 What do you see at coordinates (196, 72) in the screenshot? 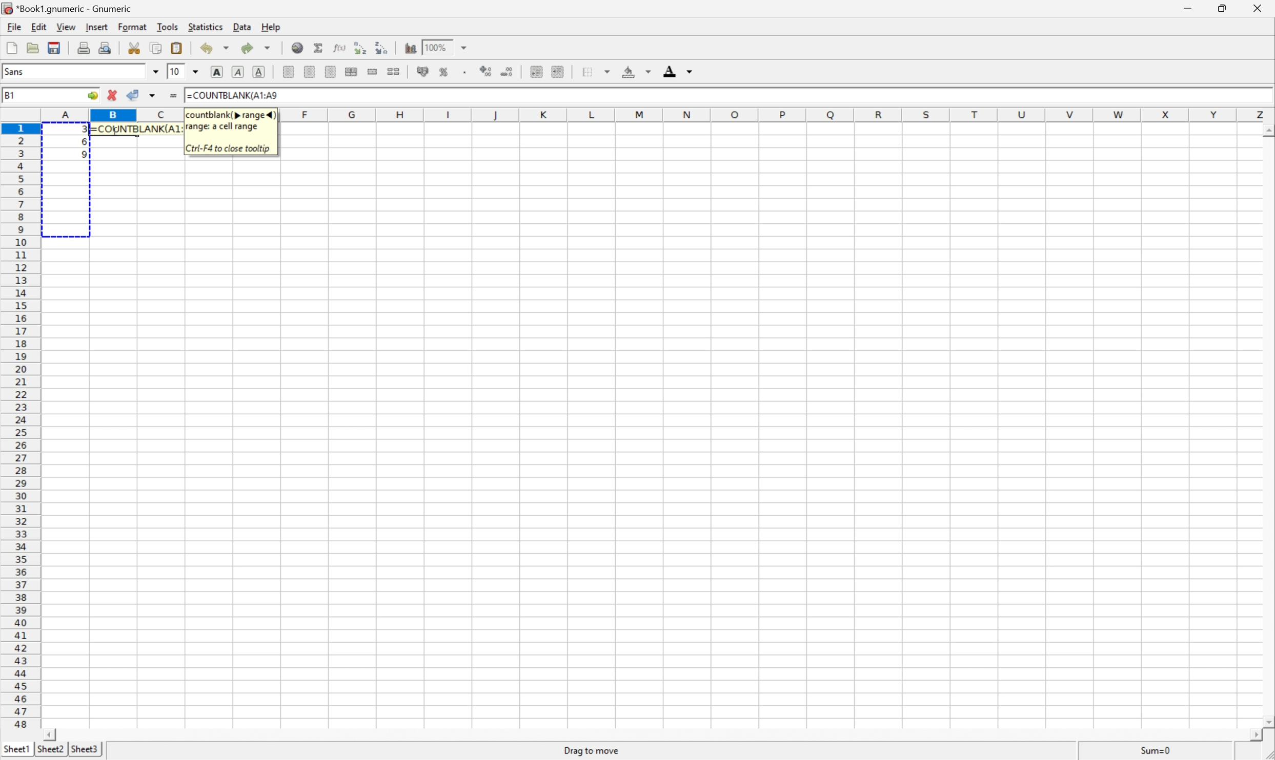
I see `Drop Down` at bounding box center [196, 72].